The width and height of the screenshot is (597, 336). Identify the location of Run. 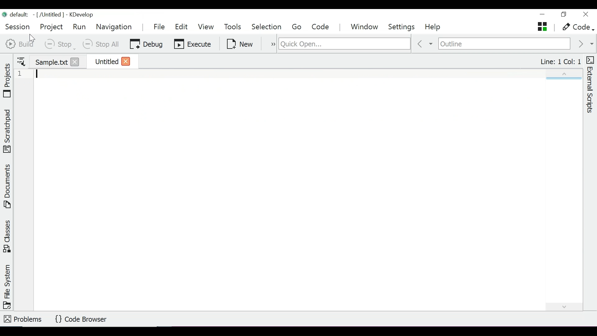
(79, 26).